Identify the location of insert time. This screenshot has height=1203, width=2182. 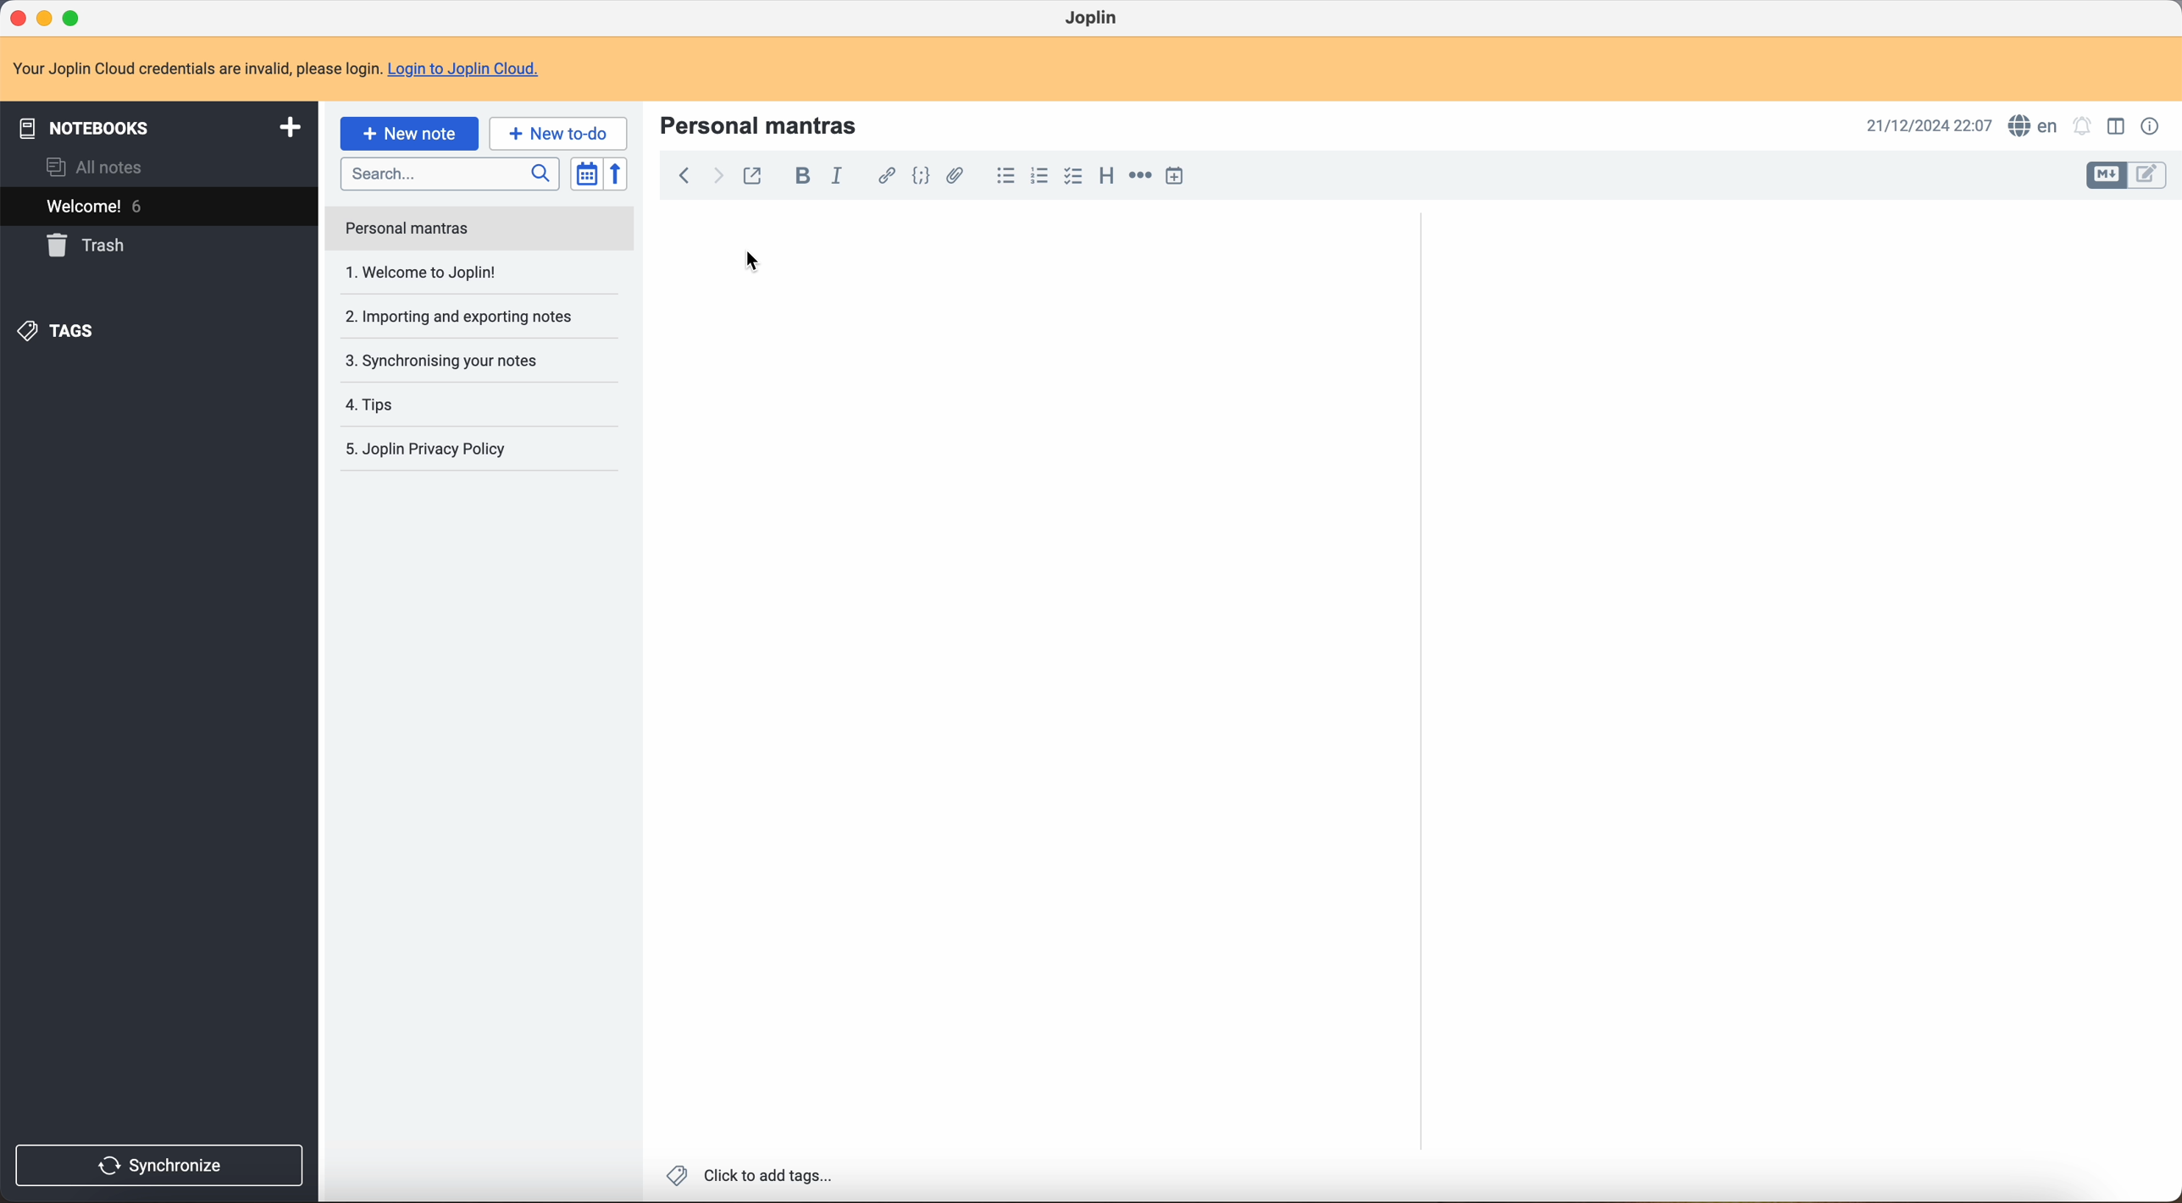
(1174, 175).